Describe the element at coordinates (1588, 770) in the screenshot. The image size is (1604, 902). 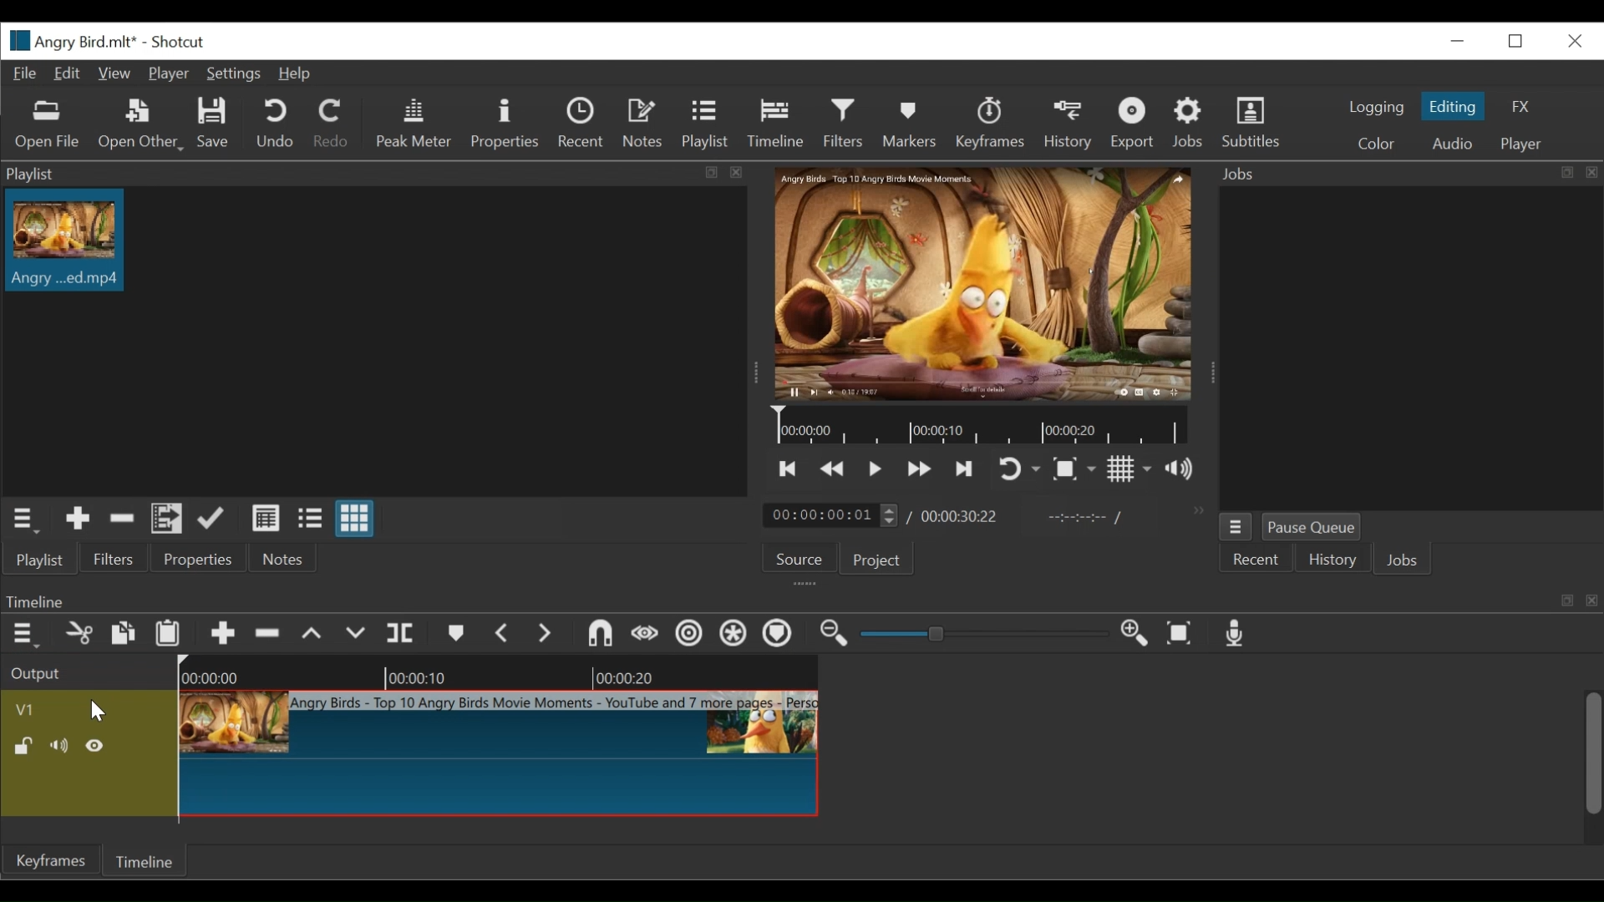
I see `vertical scroll bar` at that location.